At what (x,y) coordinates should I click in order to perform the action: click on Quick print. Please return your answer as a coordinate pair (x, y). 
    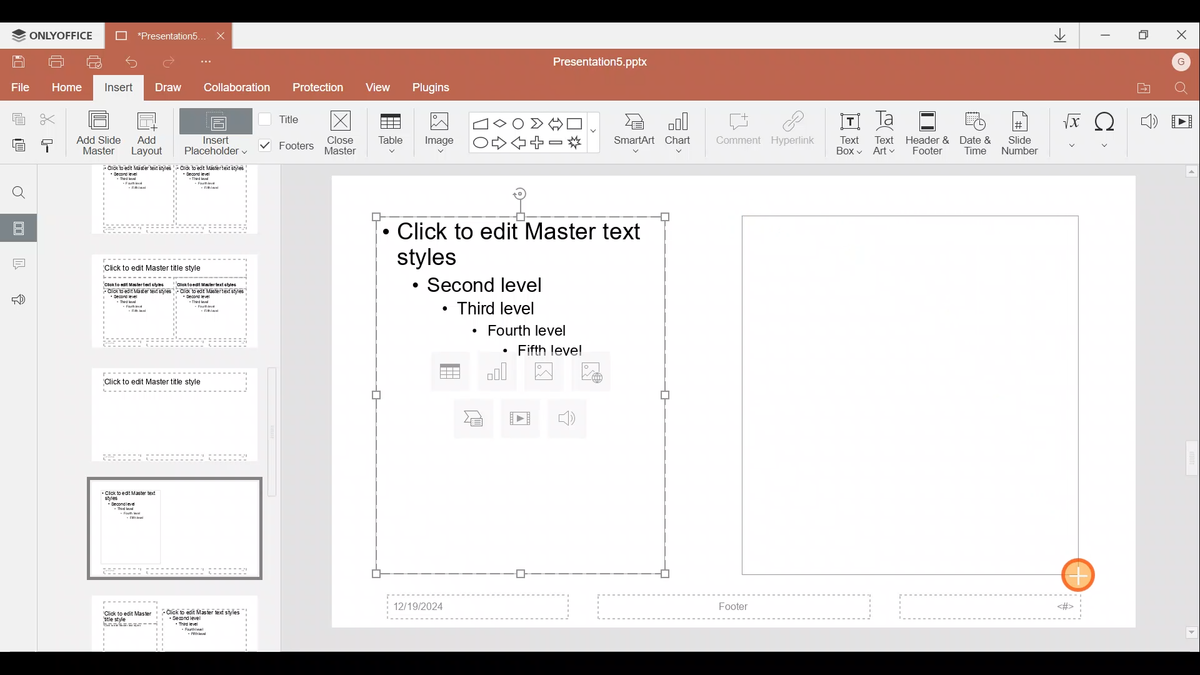
    Looking at the image, I should click on (94, 62).